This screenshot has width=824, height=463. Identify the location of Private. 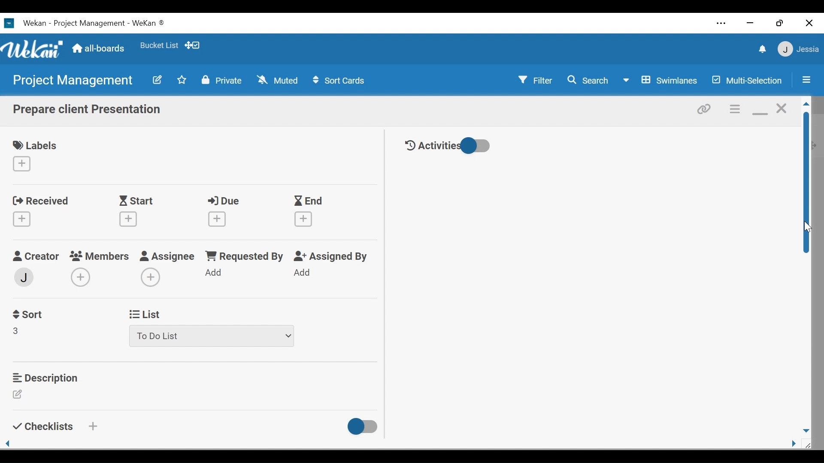
(221, 81).